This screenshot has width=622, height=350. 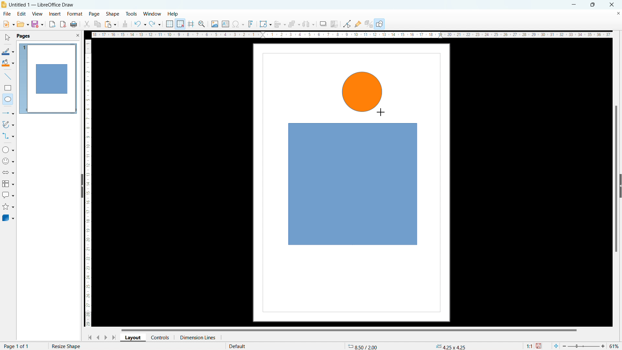 I want to click on line color, so click(x=8, y=52).